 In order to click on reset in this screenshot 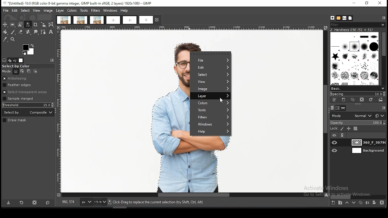, I will do `click(380, 115)`.